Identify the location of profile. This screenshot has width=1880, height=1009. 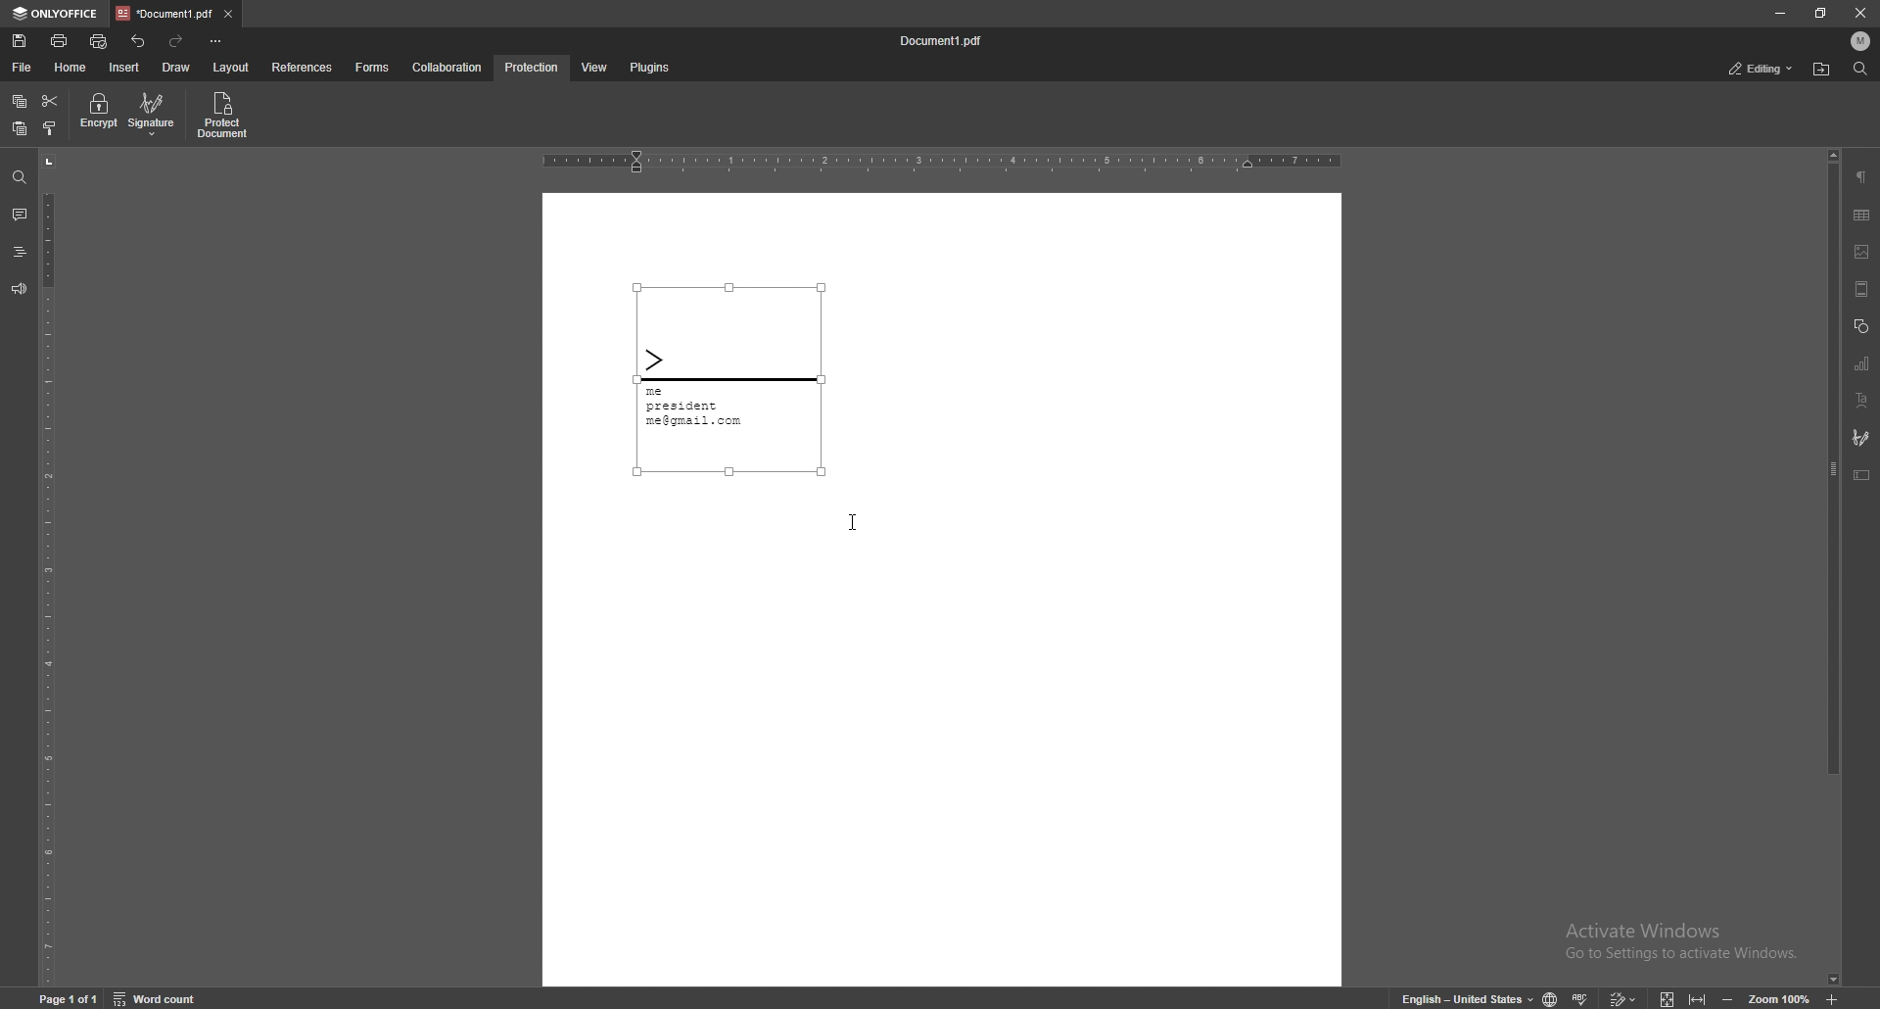
(1861, 41).